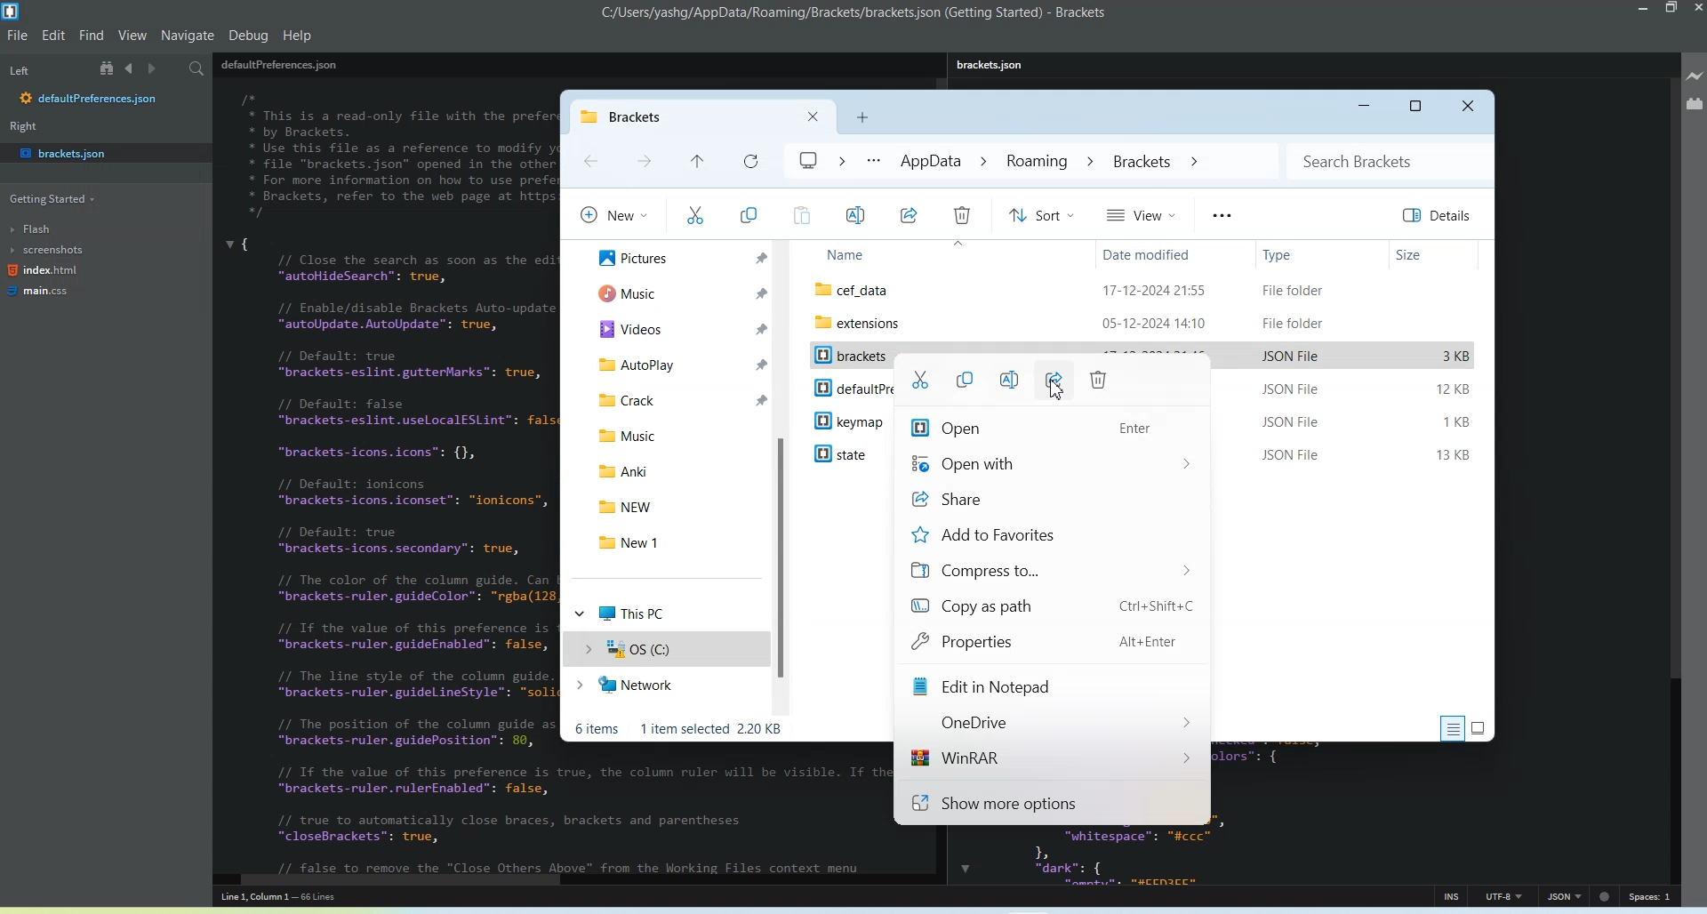  Describe the element at coordinates (673, 398) in the screenshot. I see `Crack` at that location.